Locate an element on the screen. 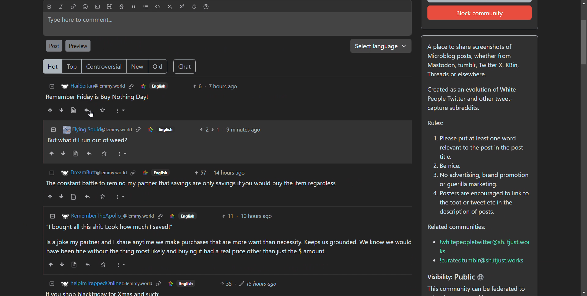  Favorite is located at coordinates (102, 196).